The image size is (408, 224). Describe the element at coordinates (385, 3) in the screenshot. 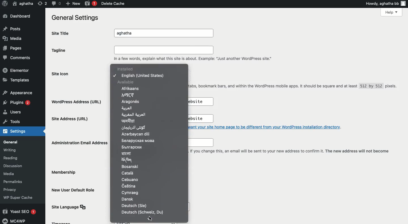

I see `Howdy, aghatha bb` at that location.